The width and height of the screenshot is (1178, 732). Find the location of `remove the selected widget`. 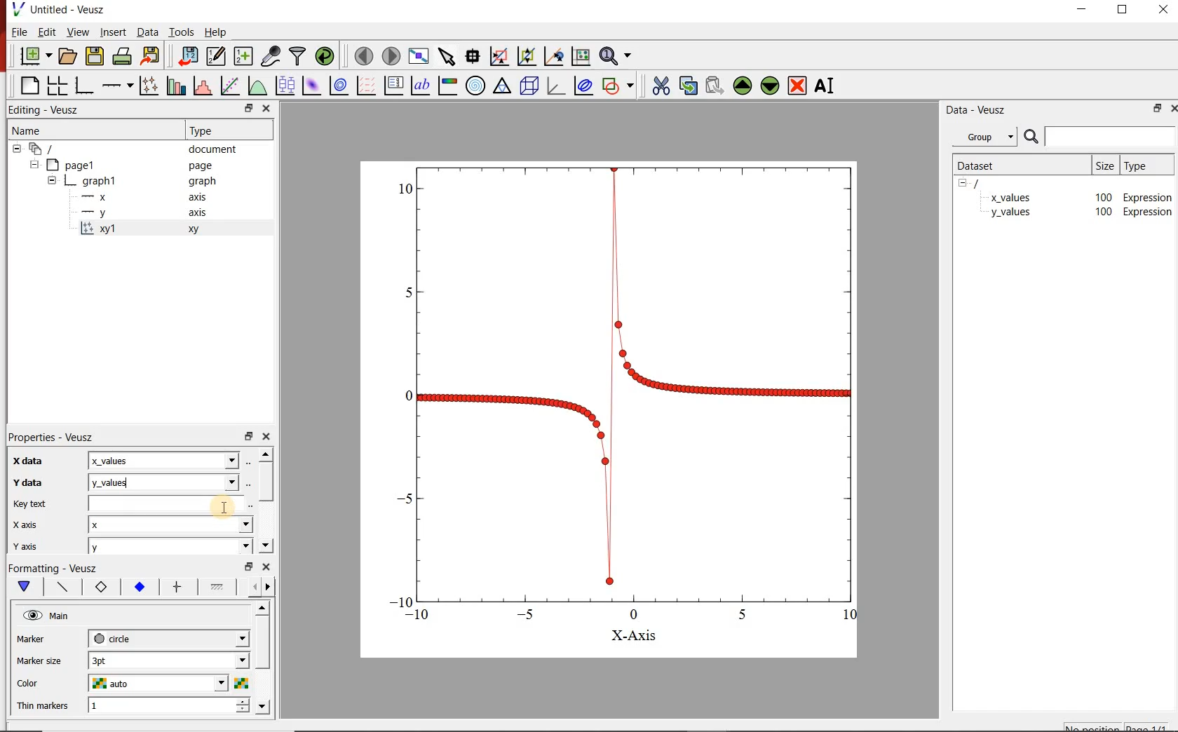

remove the selected widget is located at coordinates (797, 88).